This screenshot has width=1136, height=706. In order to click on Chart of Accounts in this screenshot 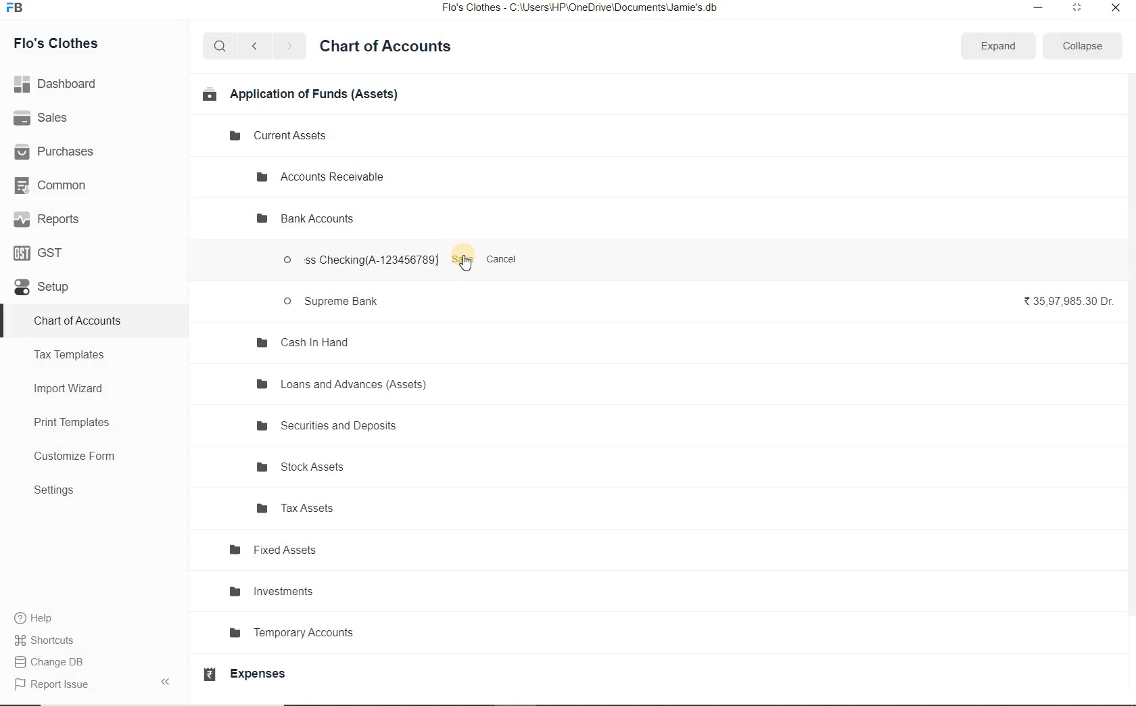, I will do `click(393, 45)`.